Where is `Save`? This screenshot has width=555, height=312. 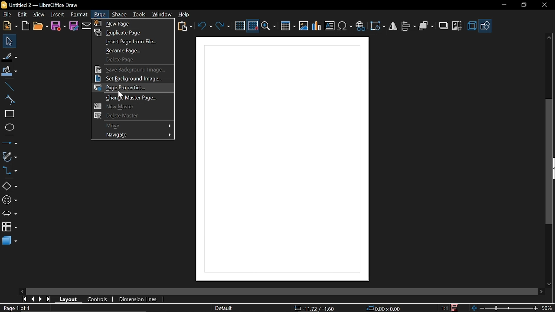 Save is located at coordinates (58, 26).